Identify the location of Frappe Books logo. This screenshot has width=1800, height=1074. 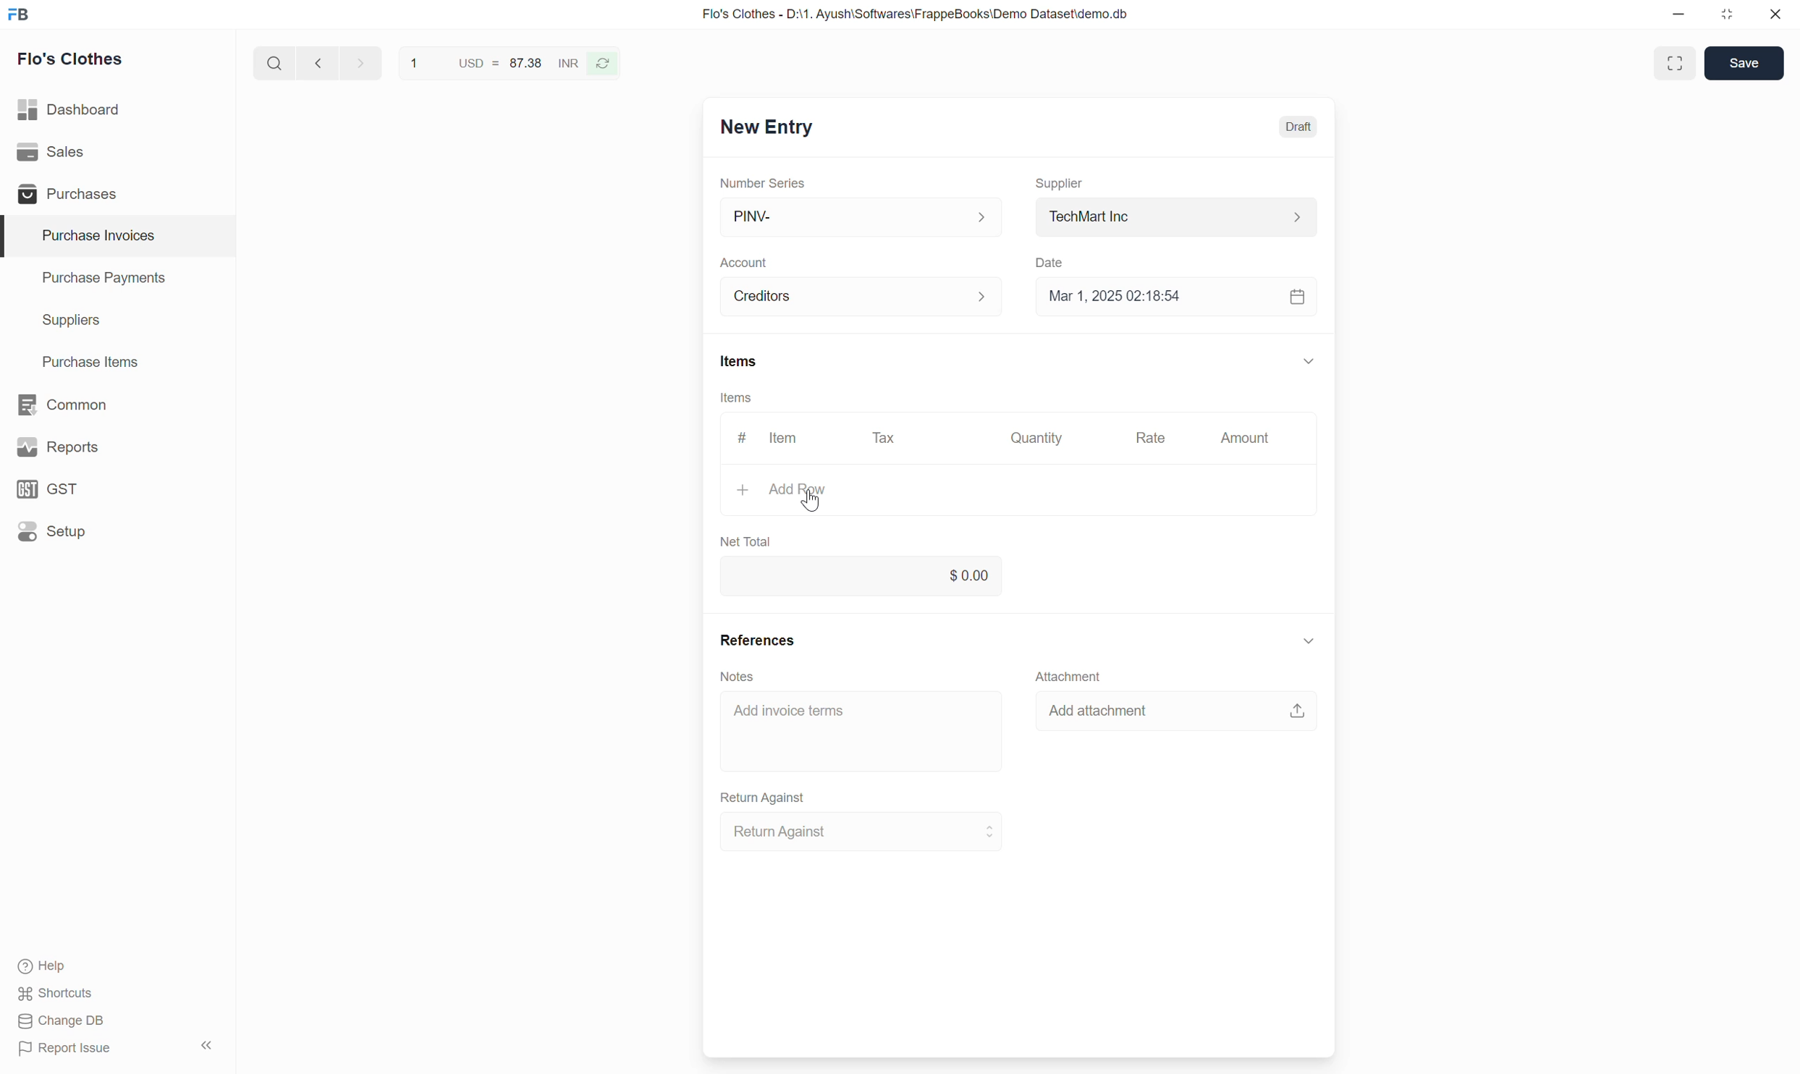
(18, 14).